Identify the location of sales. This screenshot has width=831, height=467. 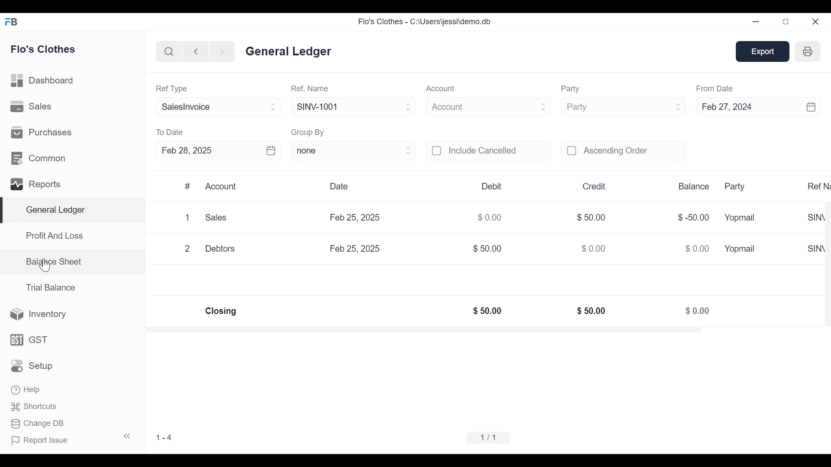
(32, 106).